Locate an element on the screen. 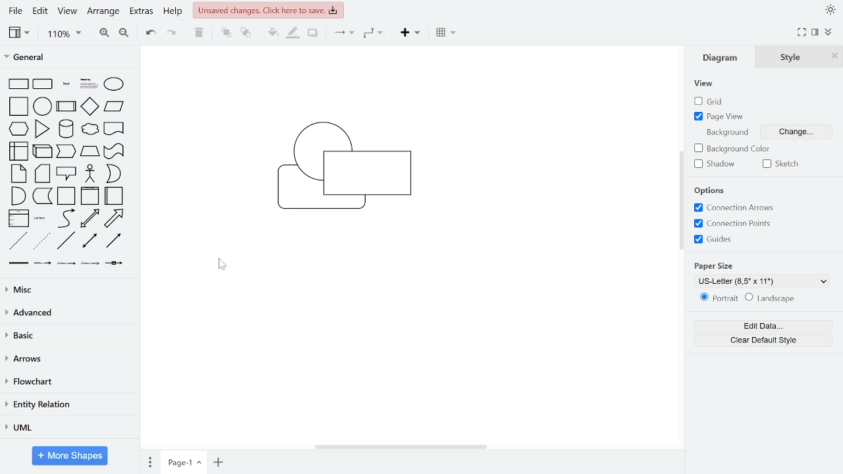 This screenshot has height=474, width=843. paper size is located at coordinates (710, 266).